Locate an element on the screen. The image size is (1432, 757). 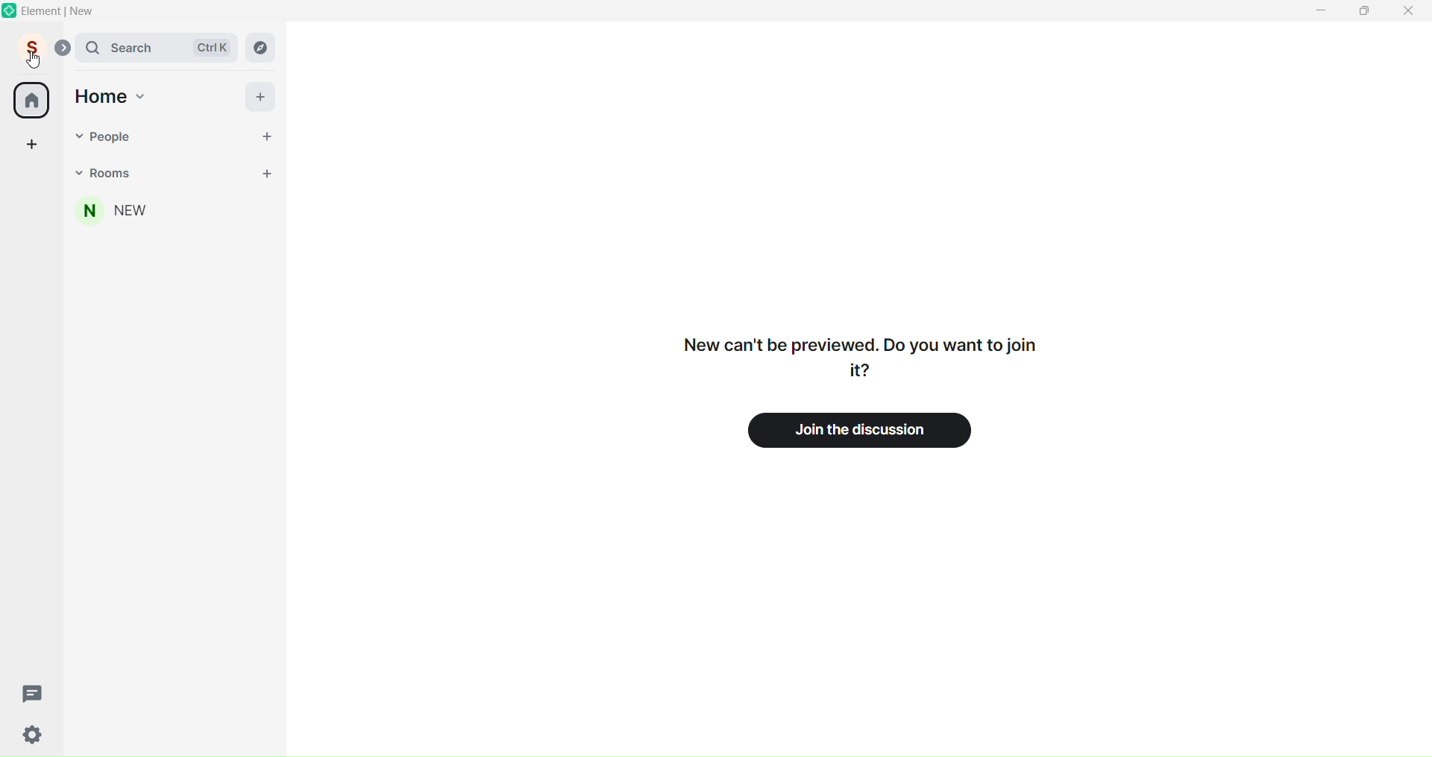
Minimize is located at coordinates (1320, 11).